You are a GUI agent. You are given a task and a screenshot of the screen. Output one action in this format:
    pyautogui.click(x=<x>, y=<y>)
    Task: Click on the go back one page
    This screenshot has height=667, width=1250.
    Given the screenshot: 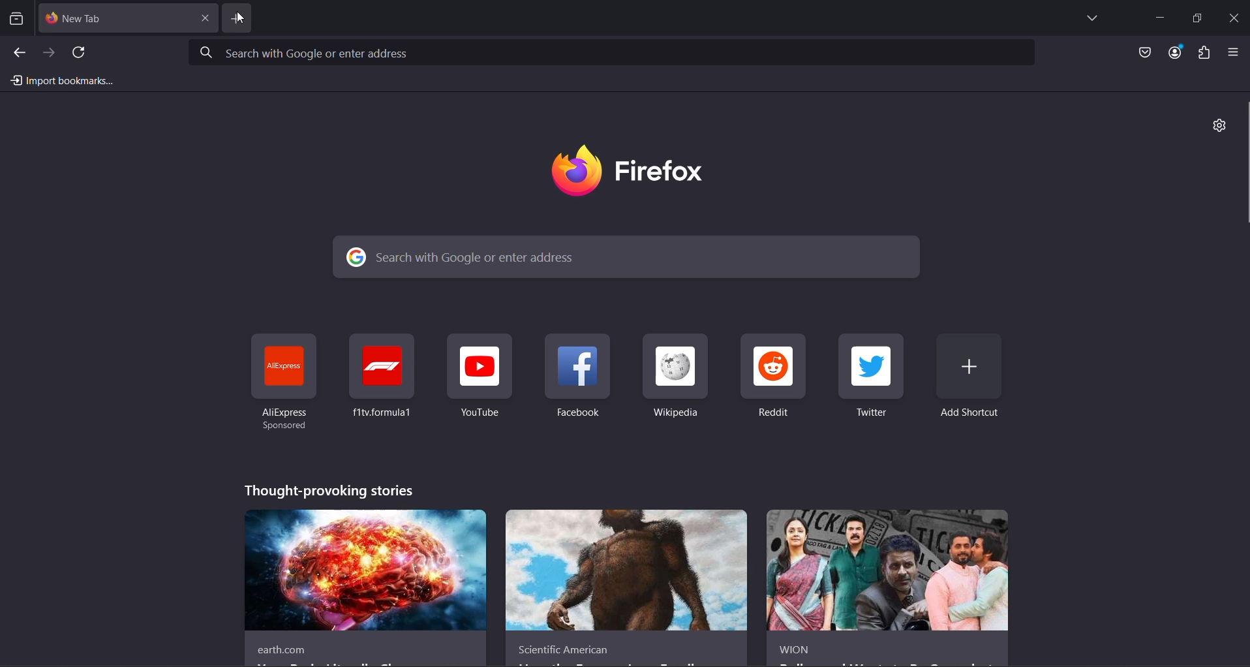 What is the action you would take?
    pyautogui.click(x=23, y=52)
    